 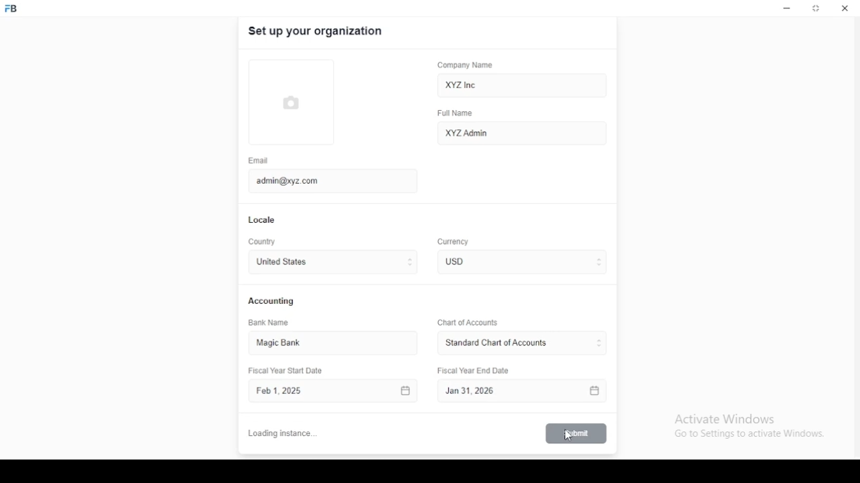 I want to click on set up your organization, so click(x=316, y=32).